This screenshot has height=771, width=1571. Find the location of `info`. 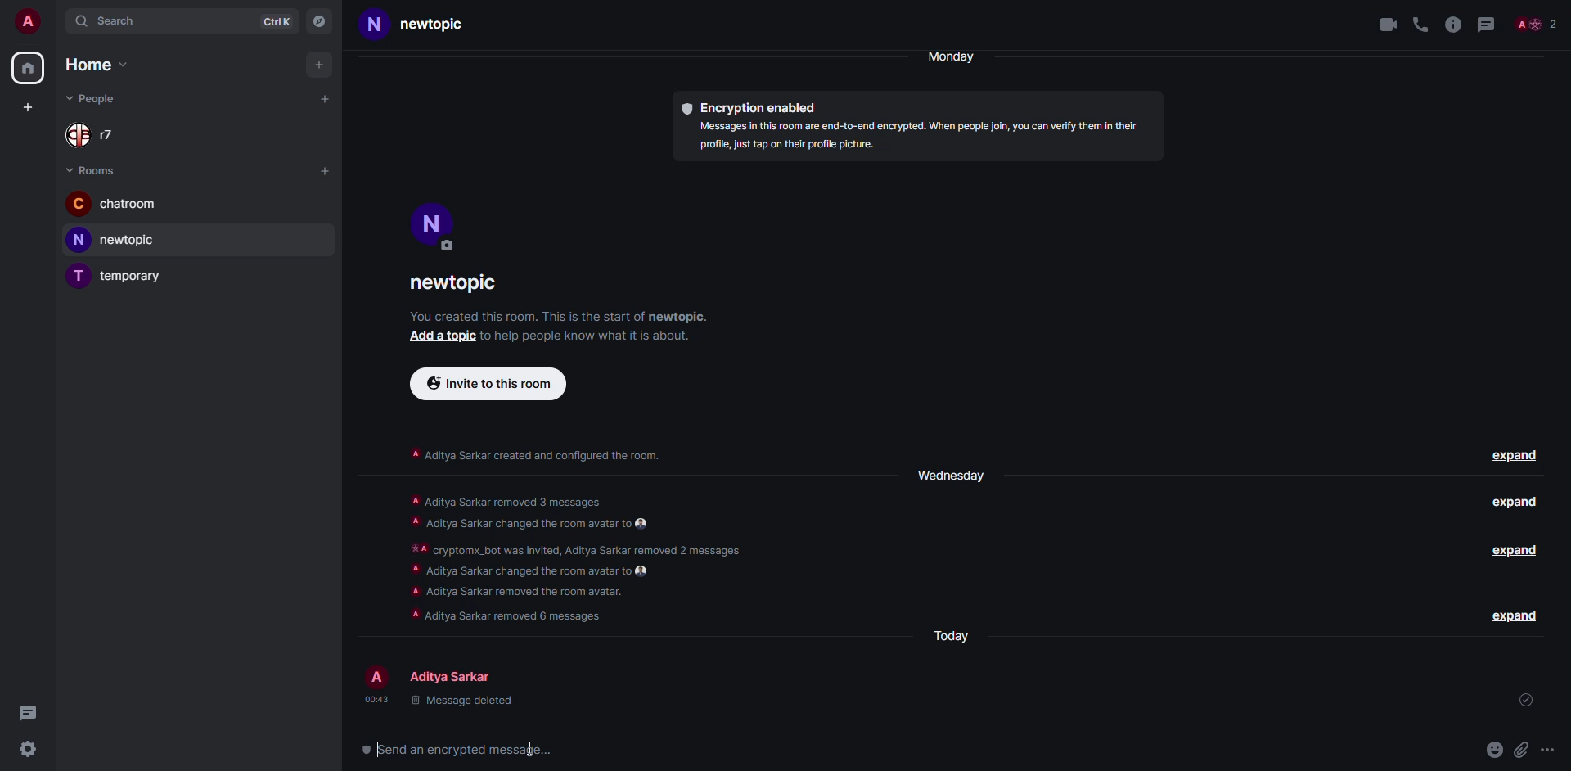

info is located at coordinates (577, 559).